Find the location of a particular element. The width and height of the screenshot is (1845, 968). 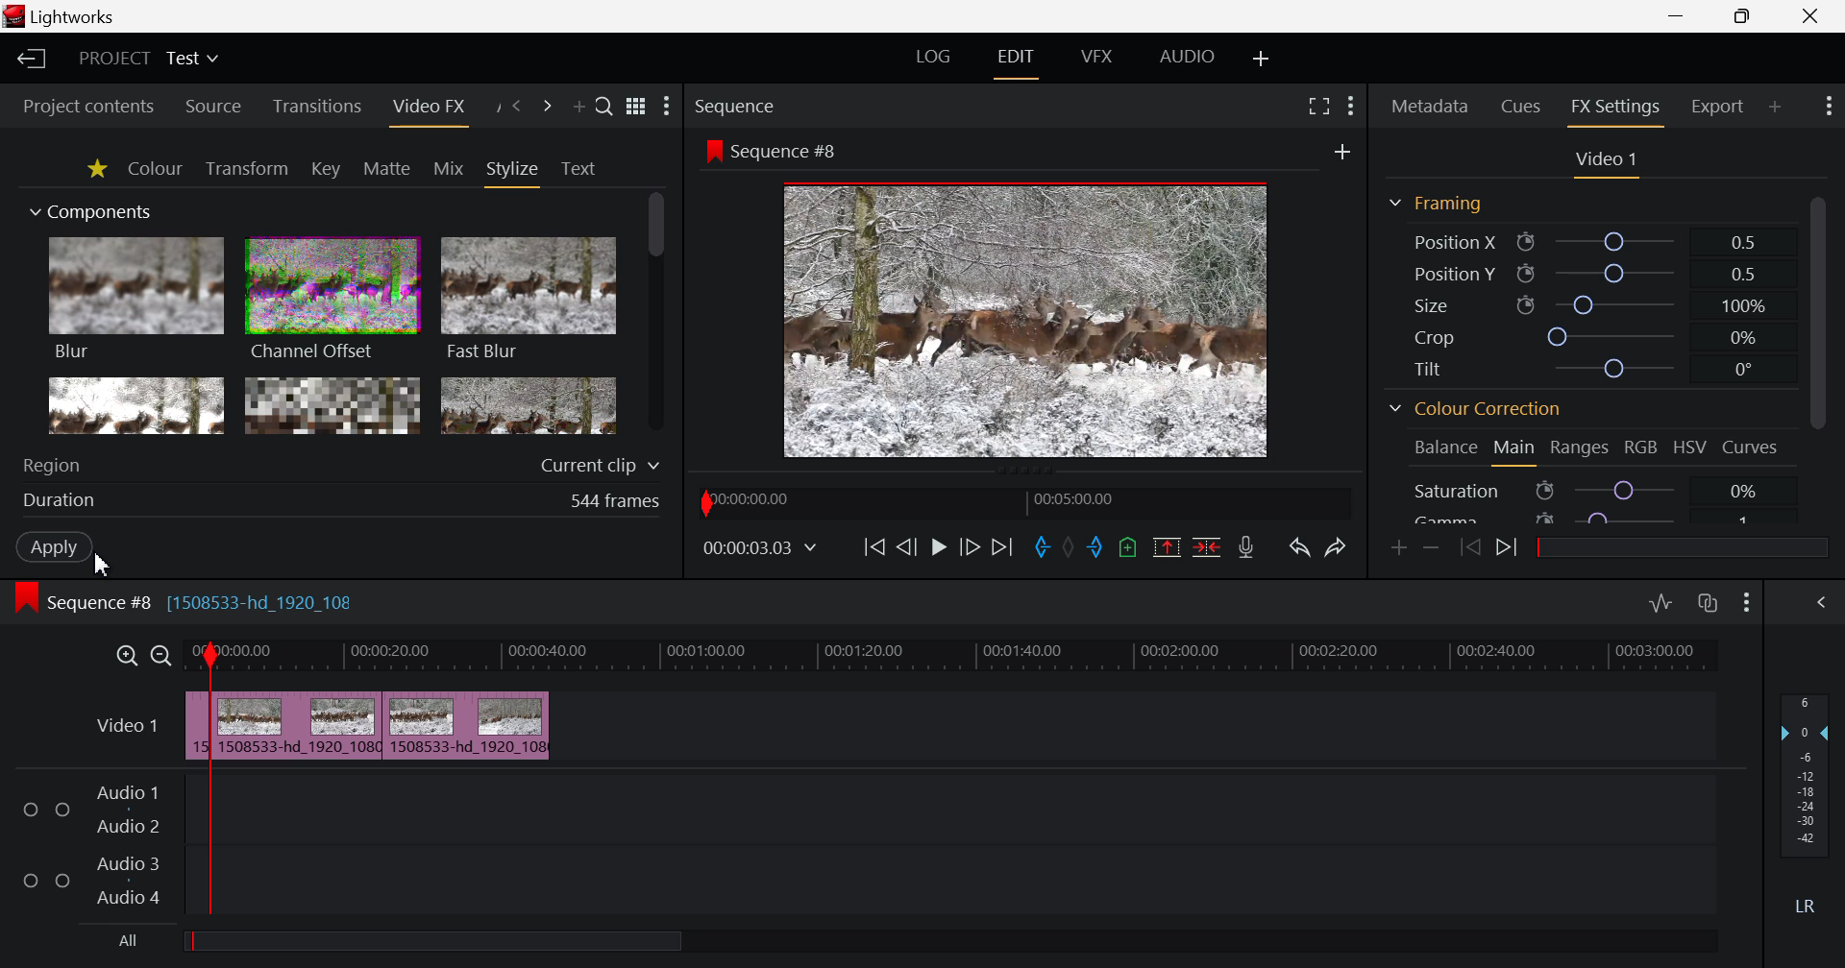

To End is located at coordinates (1002, 548).